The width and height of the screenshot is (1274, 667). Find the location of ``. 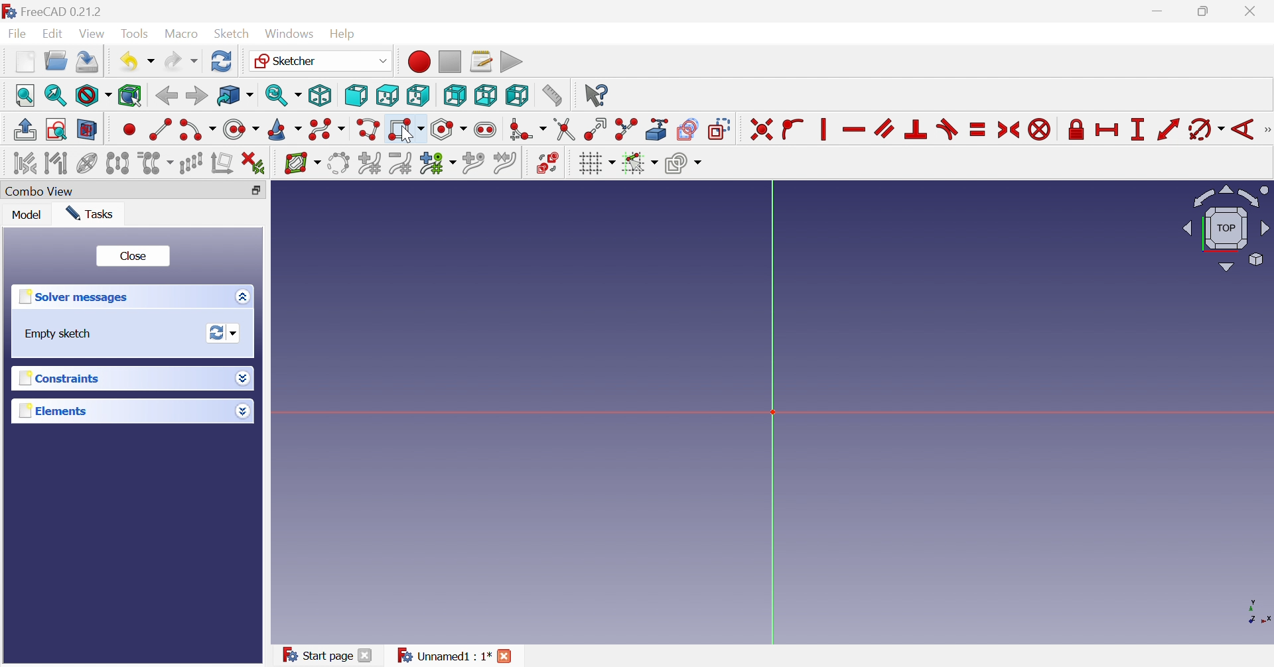

 is located at coordinates (253, 164).